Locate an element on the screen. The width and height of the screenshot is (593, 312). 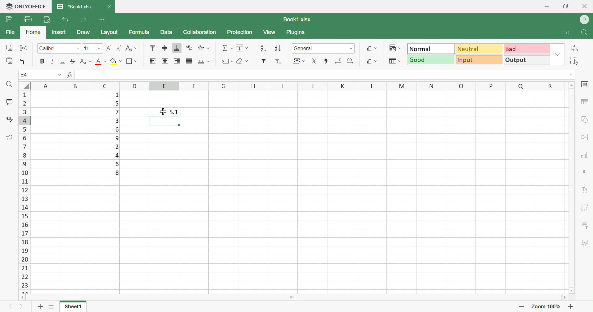
Feedback & Support is located at coordinates (9, 138).